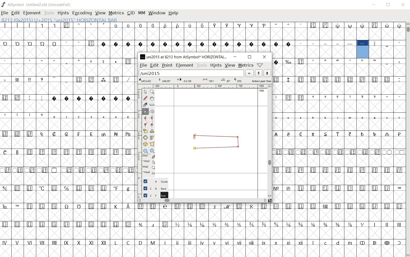 The width and height of the screenshot is (410, 257). I want to click on show the next word on the list, so click(258, 73).